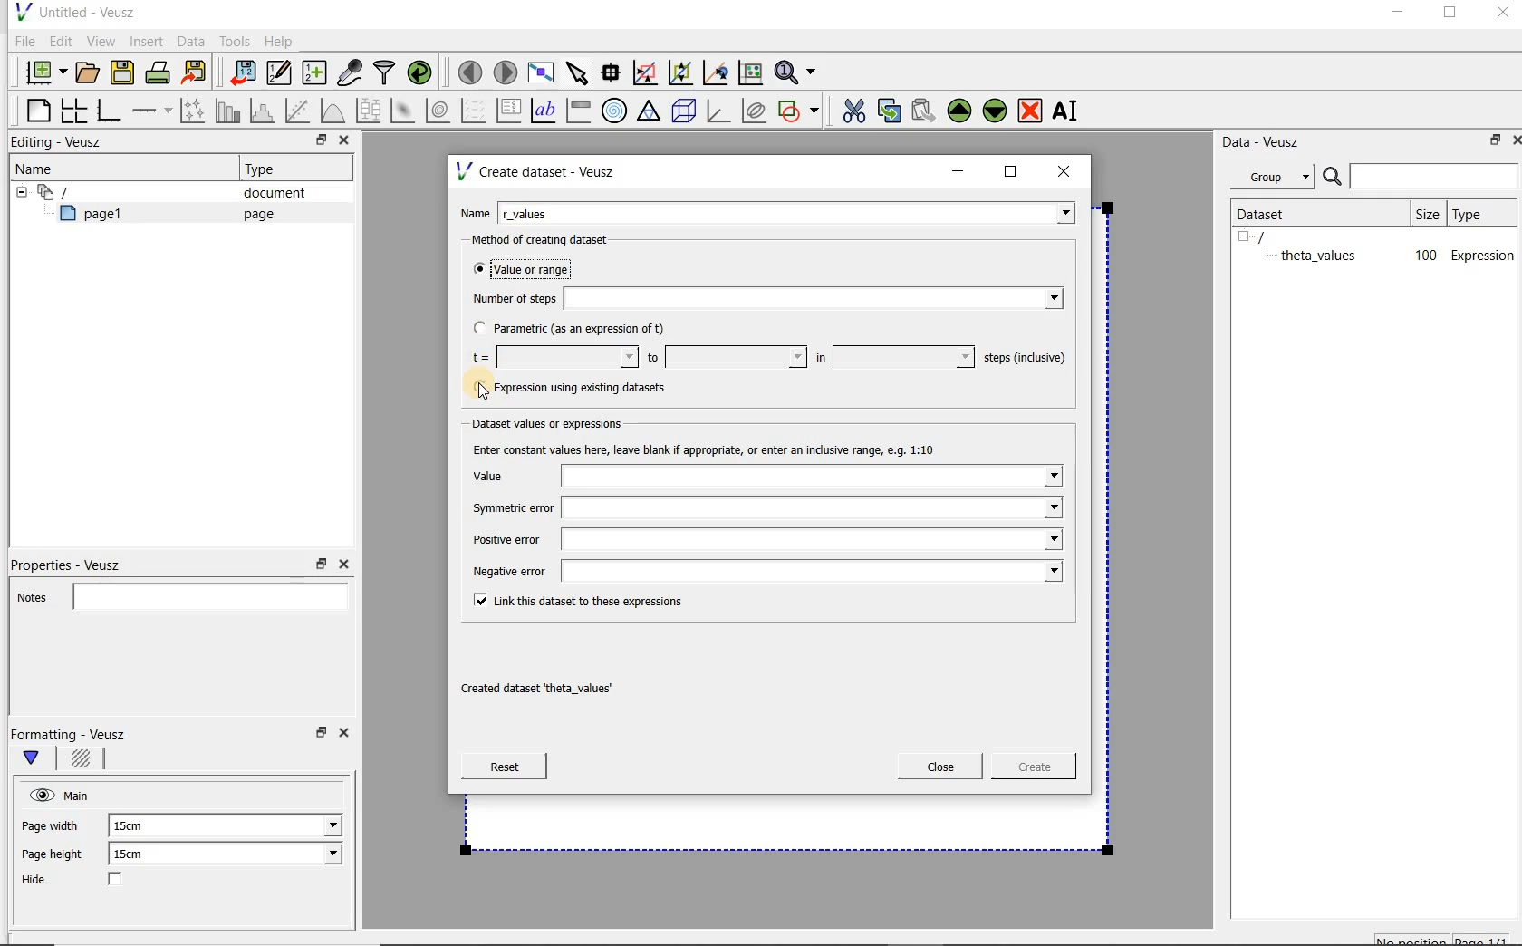 Image resolution: width=1522 pixels, height=946 pixels. Describe the element at coordinates (405, 111) in the screenshot. I see `plot a 2d dataset as an image` at that location.